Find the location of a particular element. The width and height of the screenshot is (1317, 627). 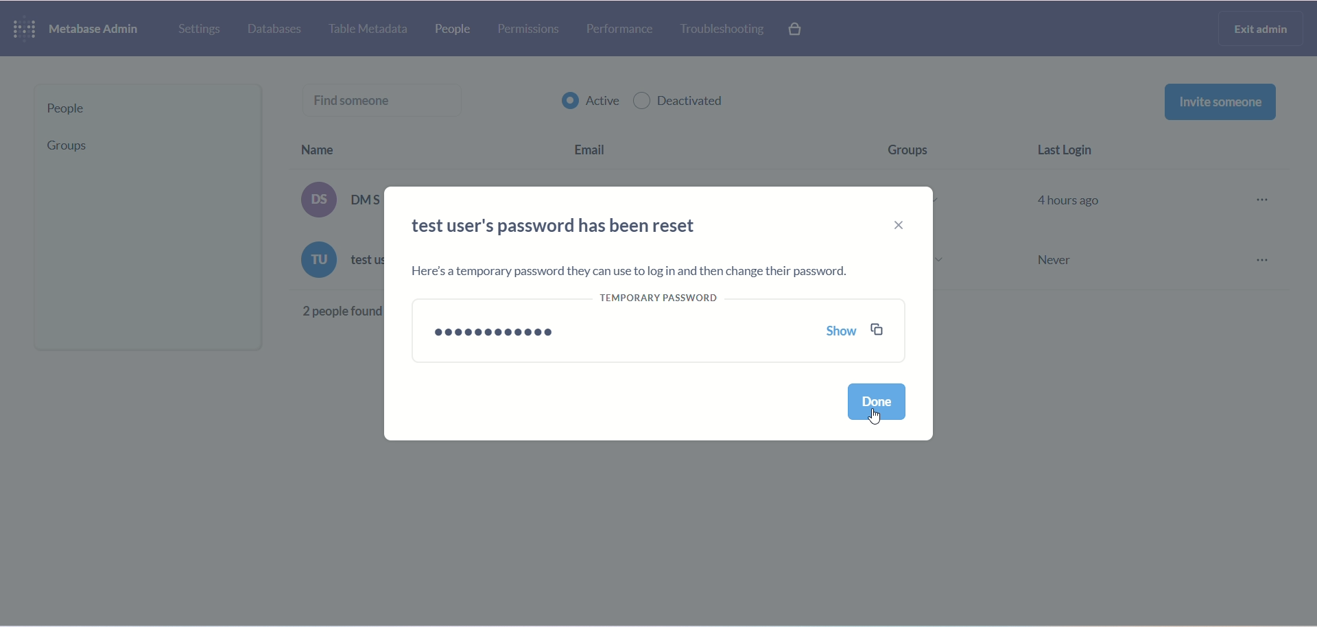

exit admin is located at coordinates (1257, 29).